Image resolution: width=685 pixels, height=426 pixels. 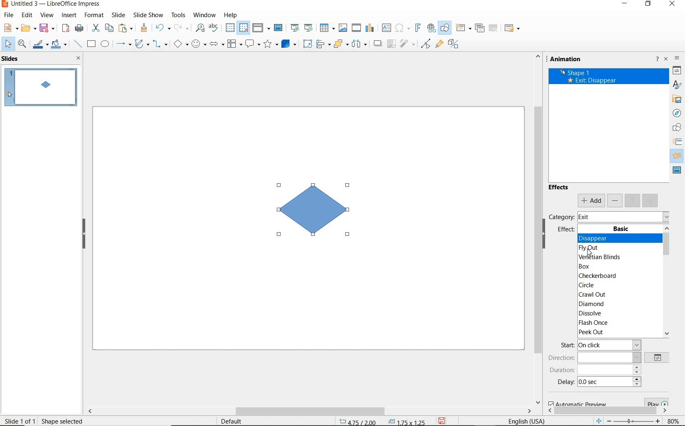 What do you see at coordinates (328, 28) in the screenshot?
I see `table` at bounding box center [328, 28].